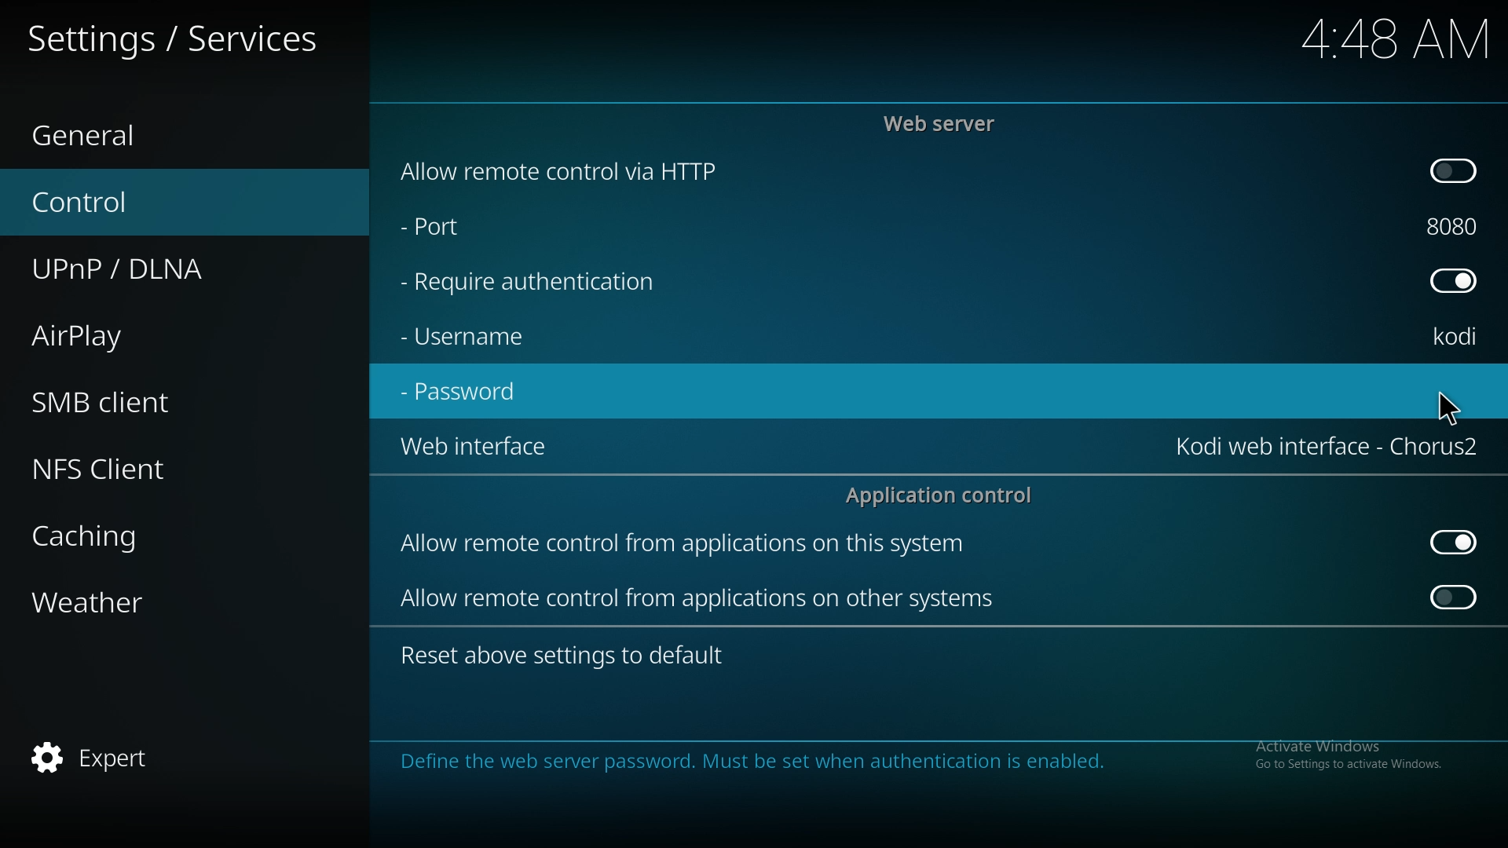 This screenshot has height=848, width=1508. What do you see at coordinates (945, 496) in the screenshot?
I see `application control` at bounding box center [945, 496].